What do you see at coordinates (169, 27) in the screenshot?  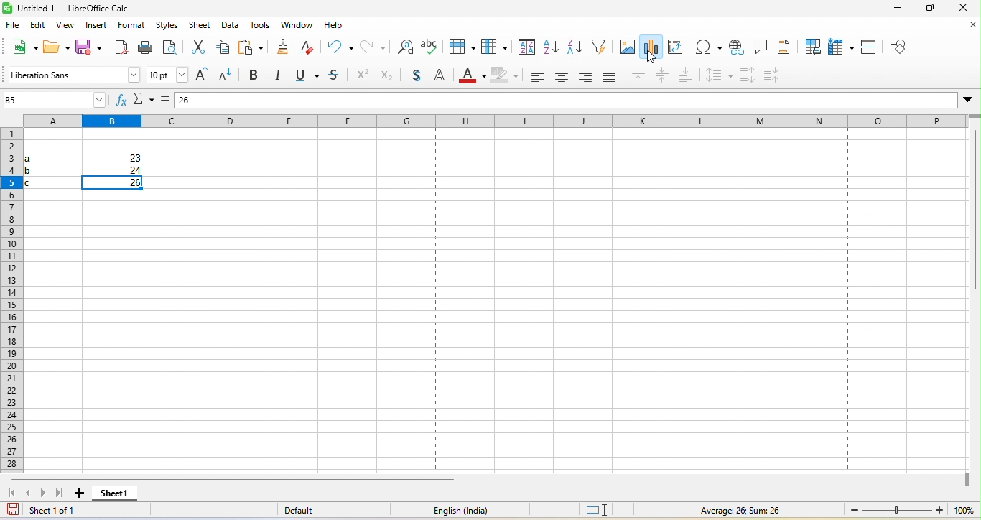 I see `styles` at bounding box center [169, 27].